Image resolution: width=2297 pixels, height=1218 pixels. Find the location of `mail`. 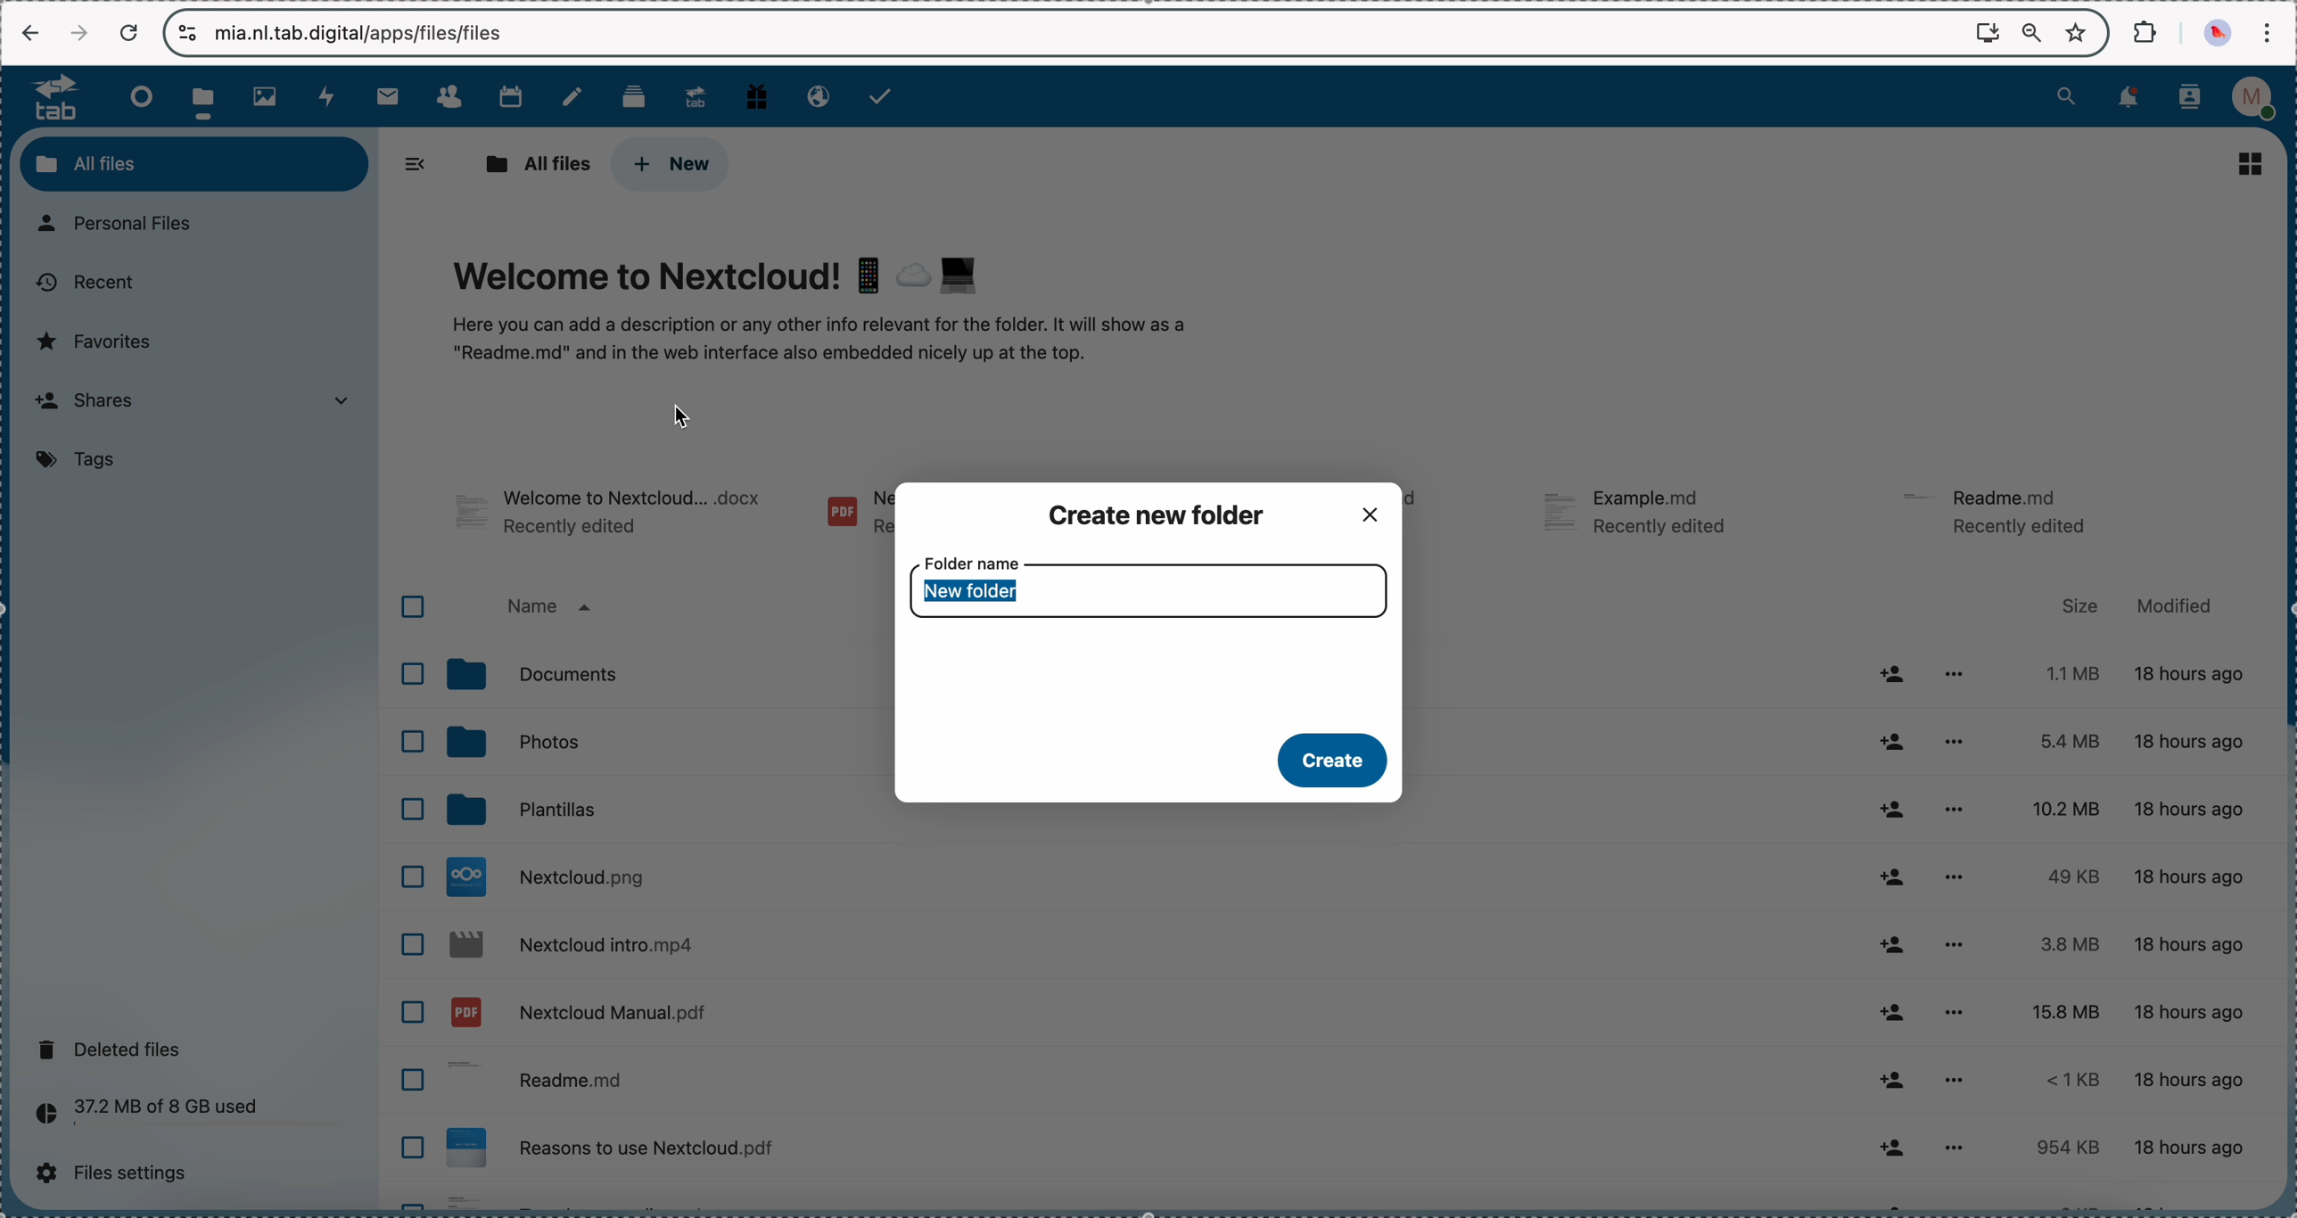

mail is located at coordinates (386, 95).